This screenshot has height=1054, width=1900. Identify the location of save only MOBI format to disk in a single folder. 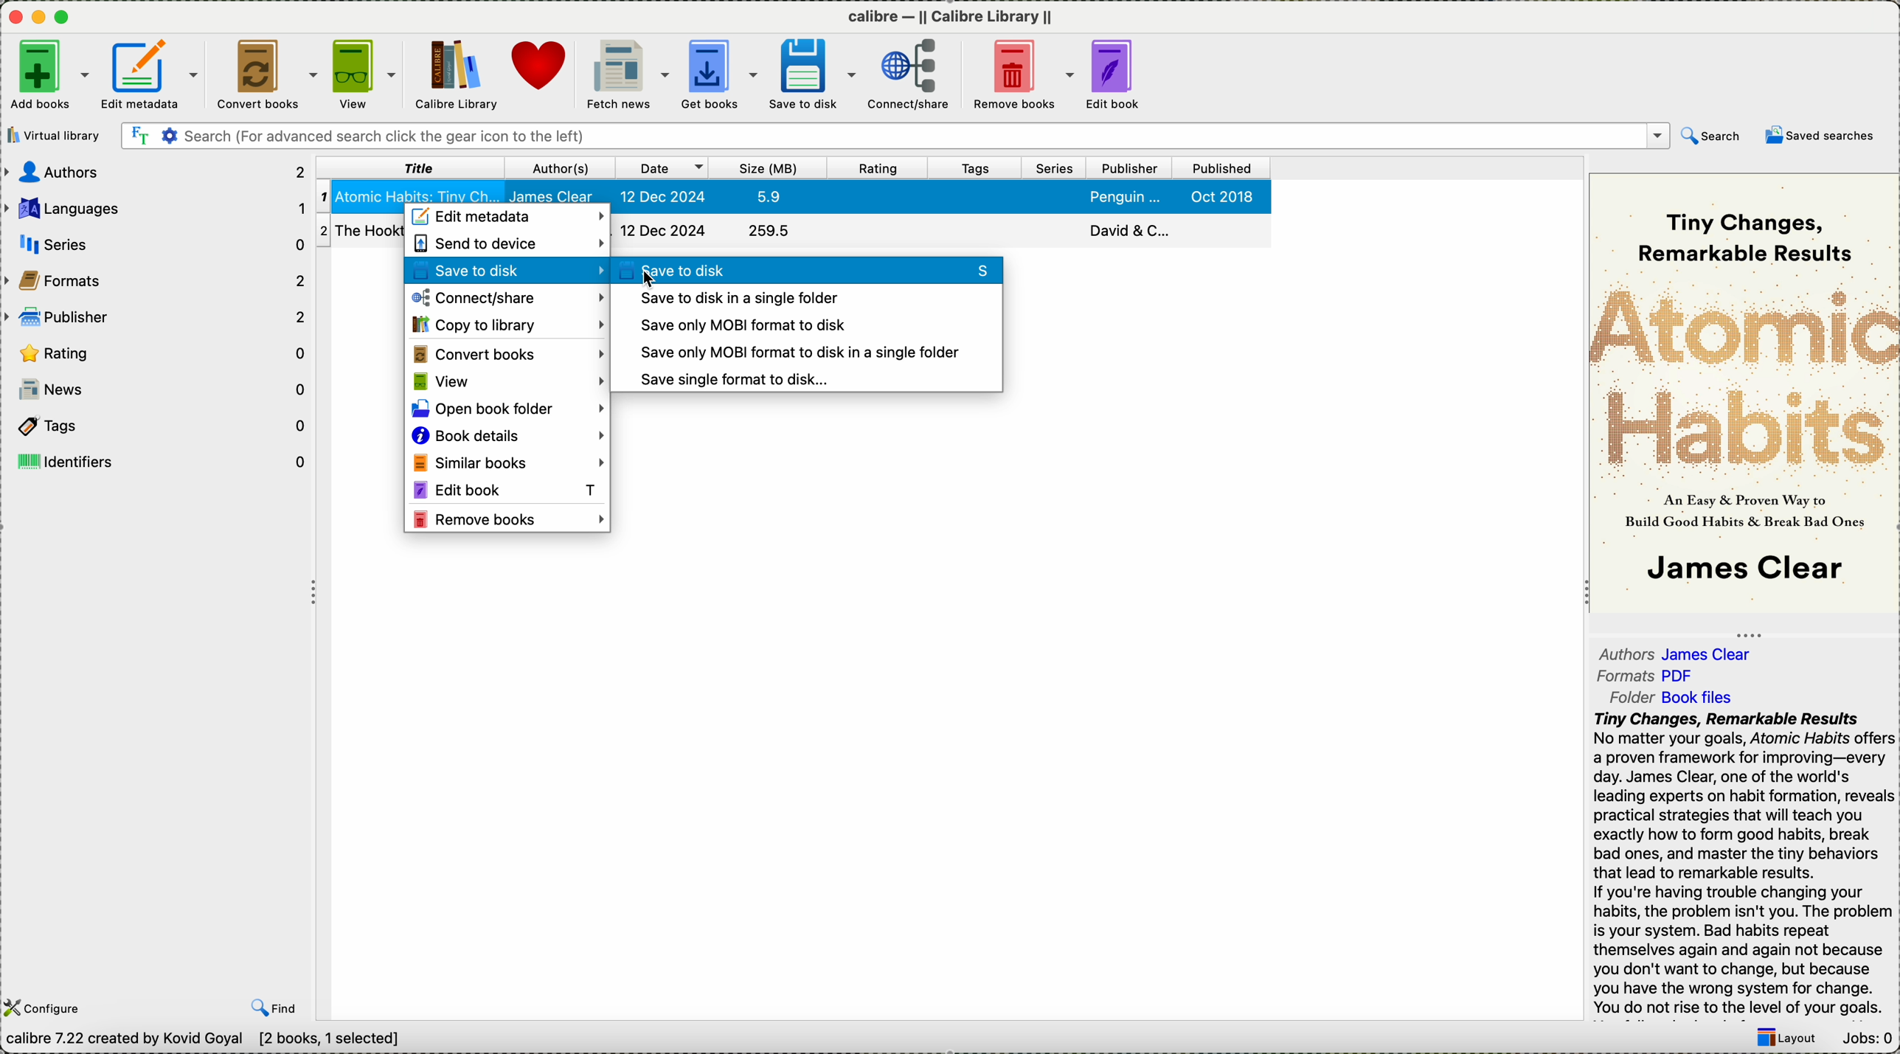
(799, 353).